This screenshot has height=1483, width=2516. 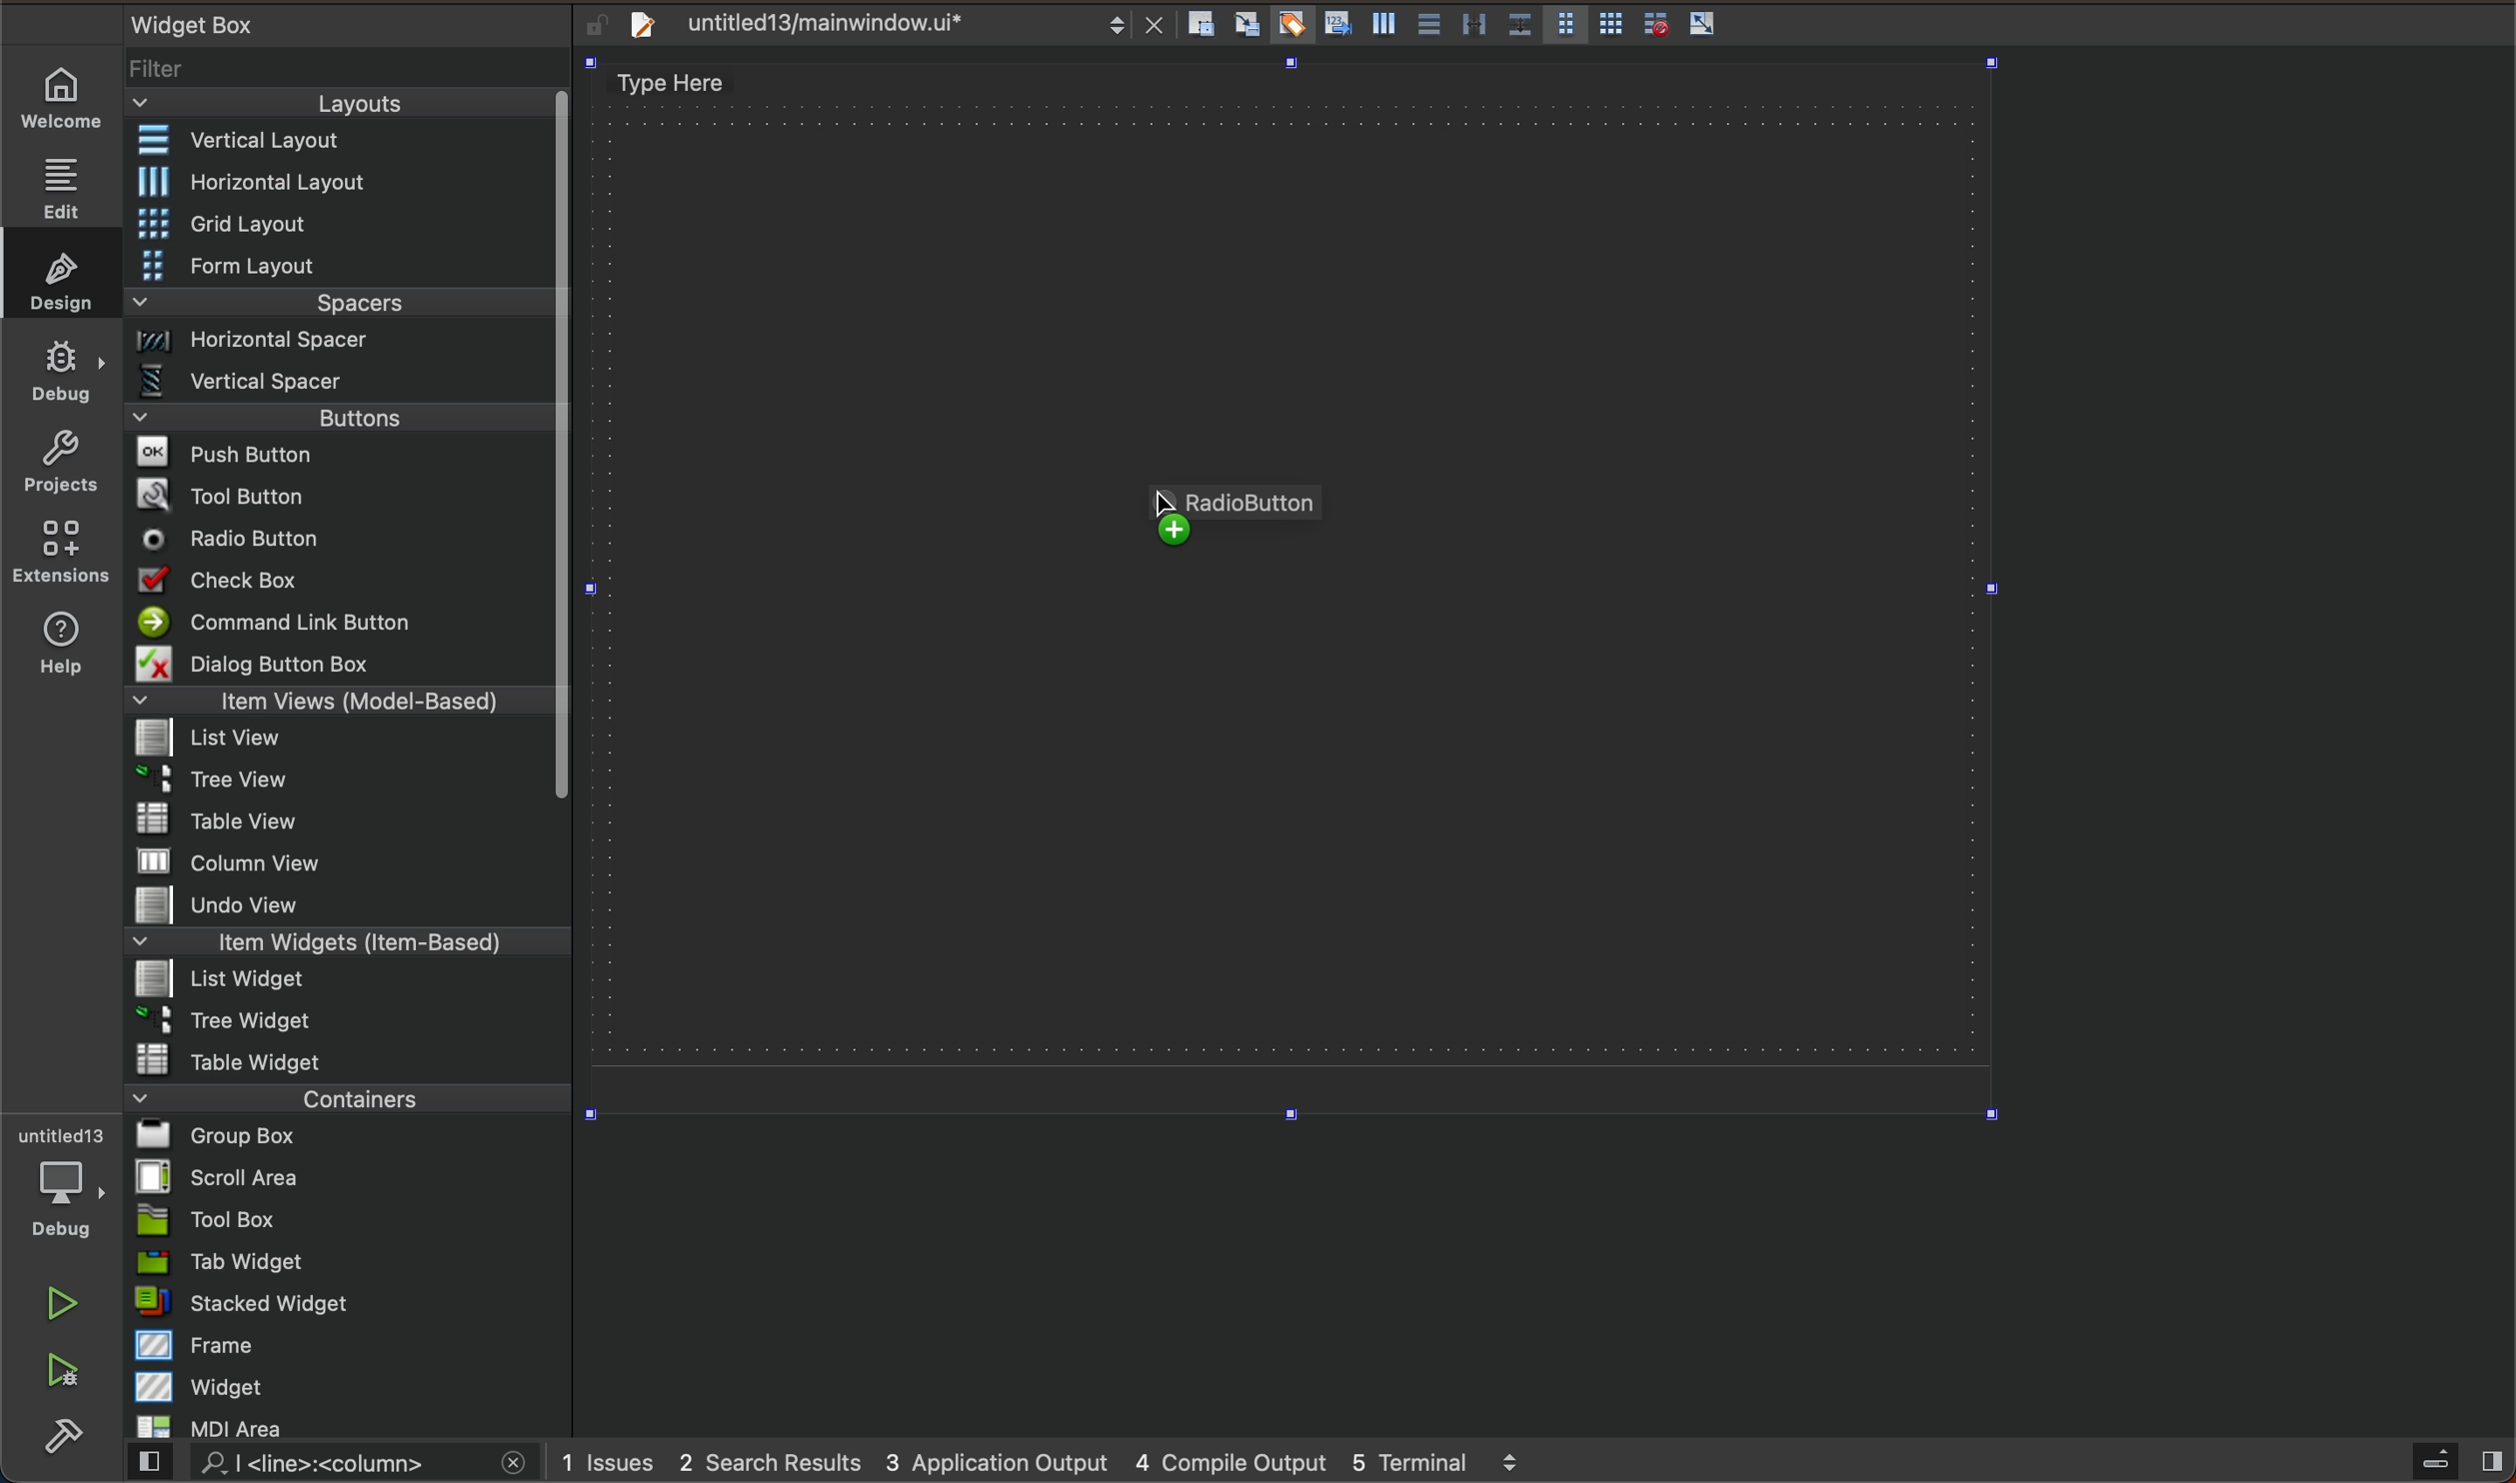 What do you see at coordinates (346, 1423) in the screenshot?
I see `mdi area` at bounding box center [346, 1423].